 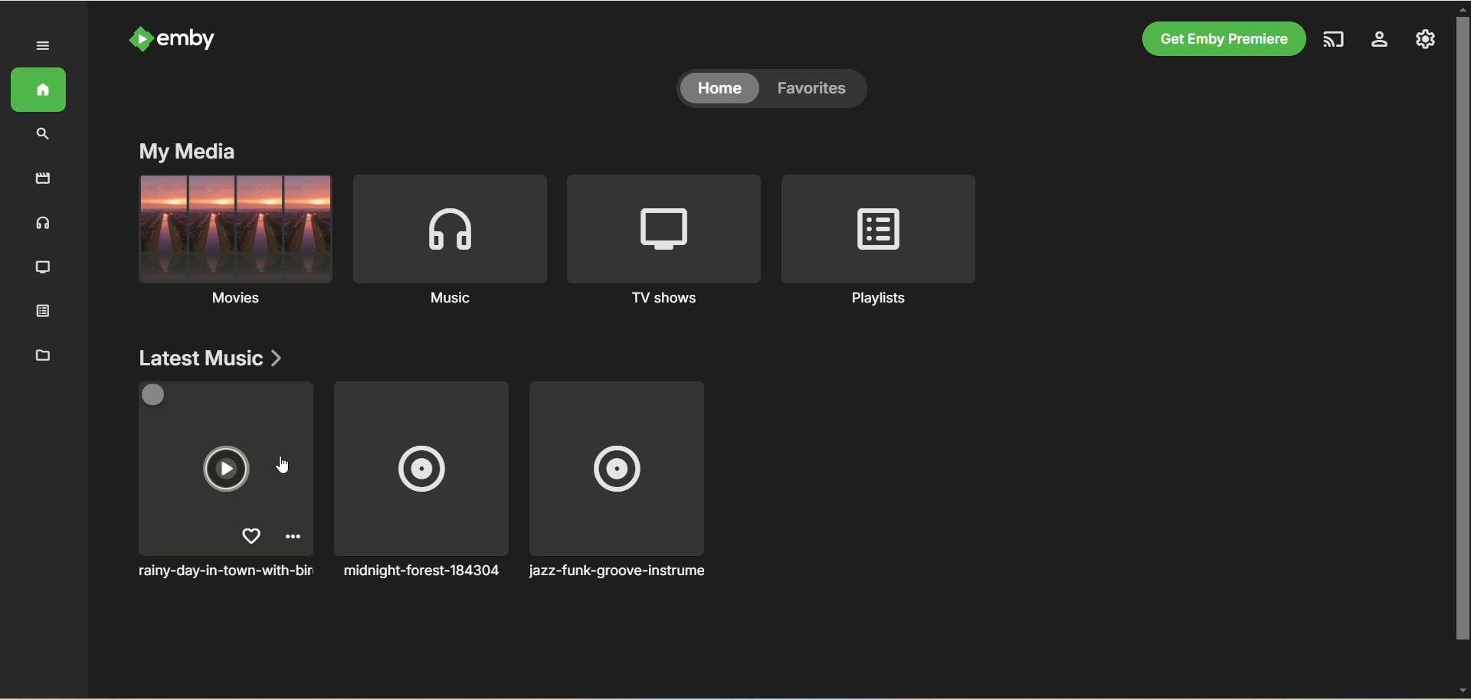 I want to click on emby, so click(x=176, y=38).